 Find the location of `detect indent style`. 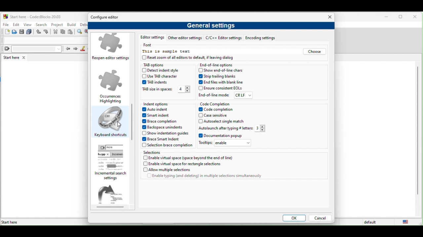

detect indent style is located at coordinates (167, 71).